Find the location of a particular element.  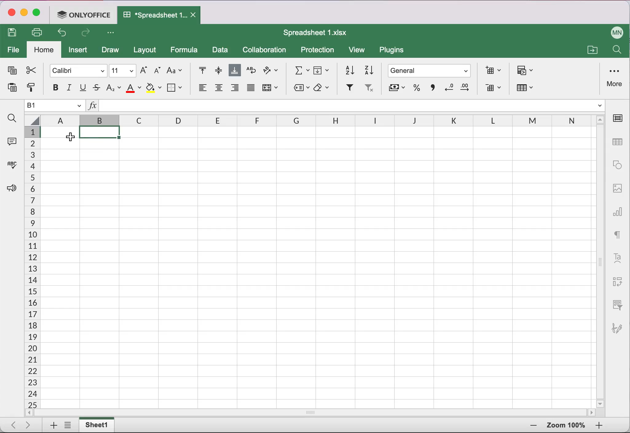

insert is located at coordinates (80, 51).